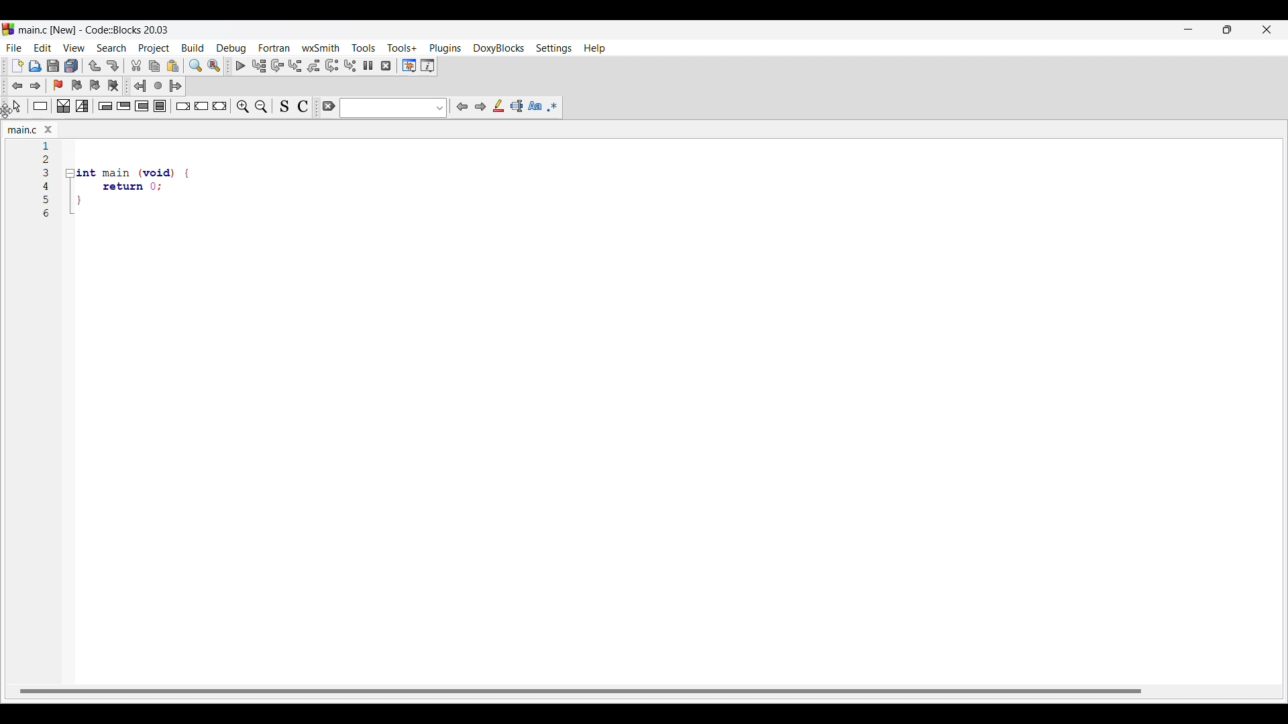  What do you see at coordinates (553, 49) in the screenshot?
I see `Settings menu` at bounding box center [553, 49].